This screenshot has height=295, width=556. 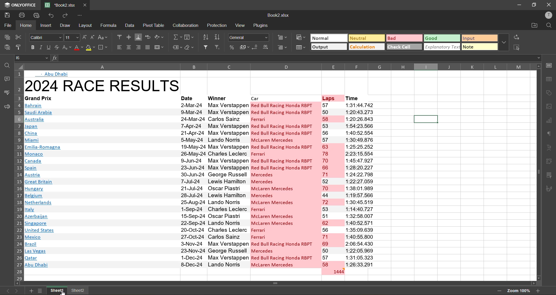 I want to click on fill color, so click(x=90, y=48).